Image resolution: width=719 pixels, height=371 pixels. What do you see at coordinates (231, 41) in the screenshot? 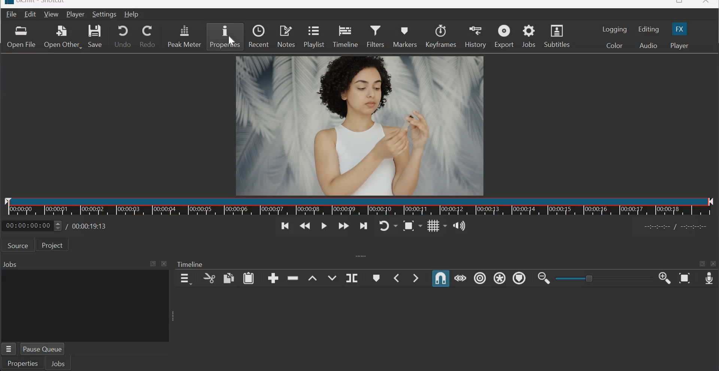
I see `cursor` at bounding box center [231, 41].